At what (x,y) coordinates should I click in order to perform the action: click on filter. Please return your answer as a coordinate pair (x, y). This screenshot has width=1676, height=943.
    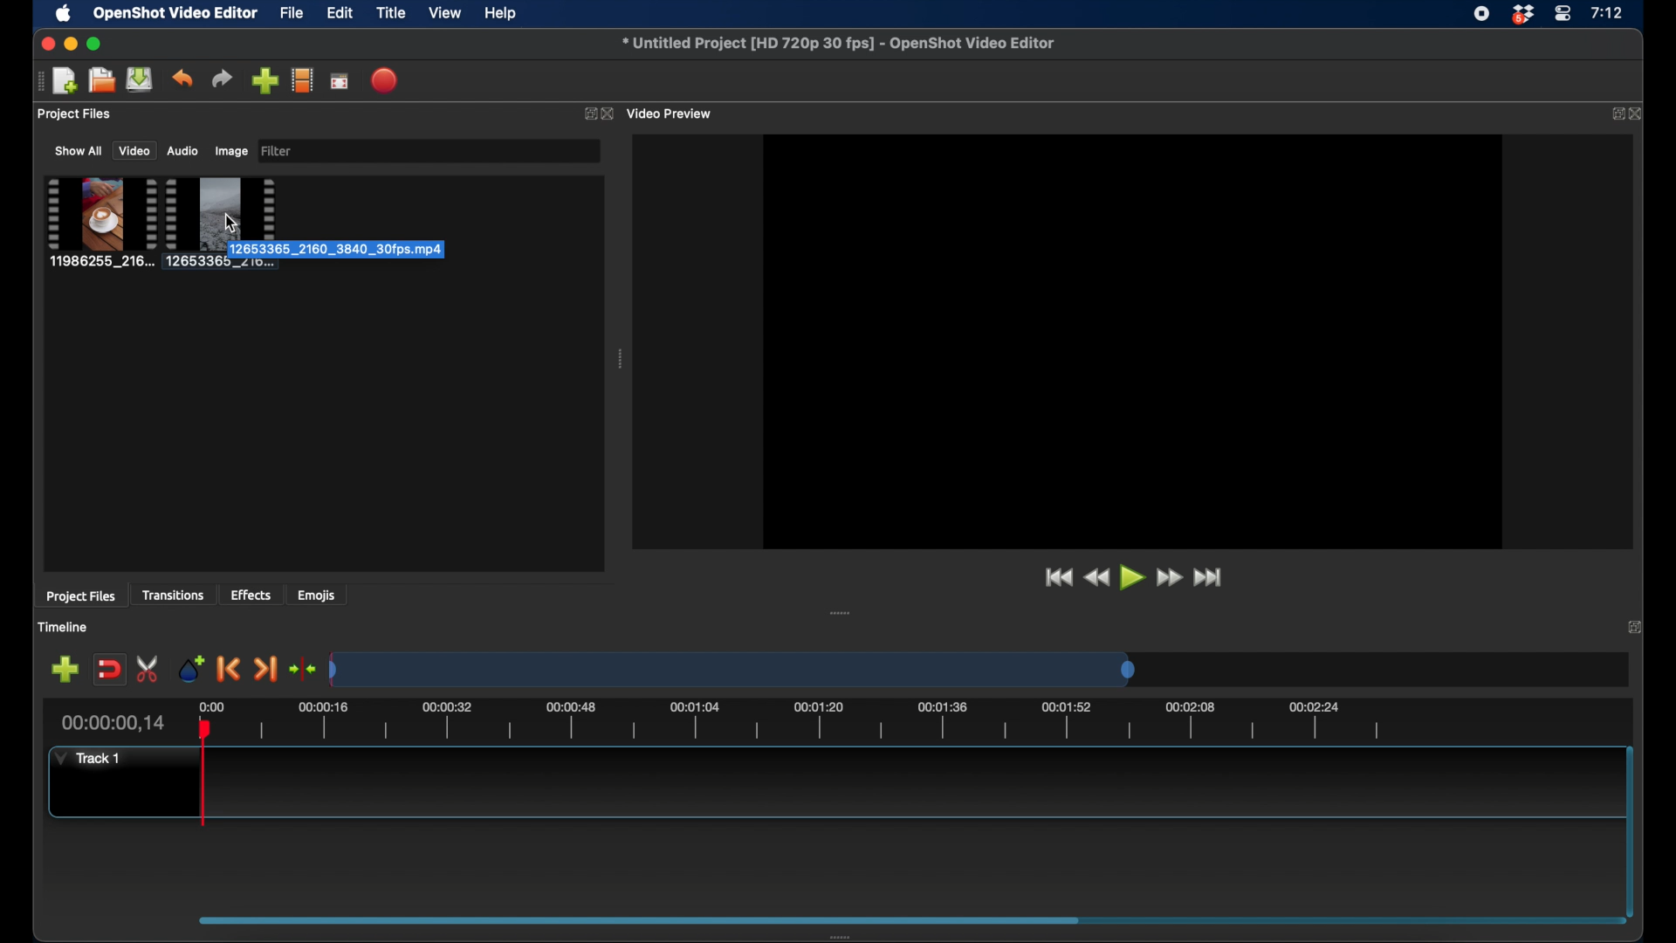
    Looking at the image, I should click on (279, 151).